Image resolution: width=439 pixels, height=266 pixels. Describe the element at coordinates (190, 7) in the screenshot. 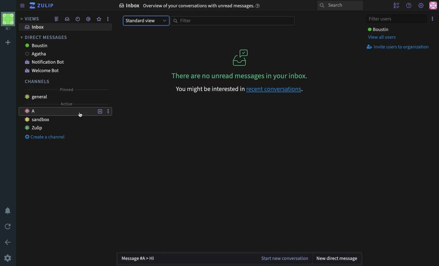

I see `Inbox` at that location.